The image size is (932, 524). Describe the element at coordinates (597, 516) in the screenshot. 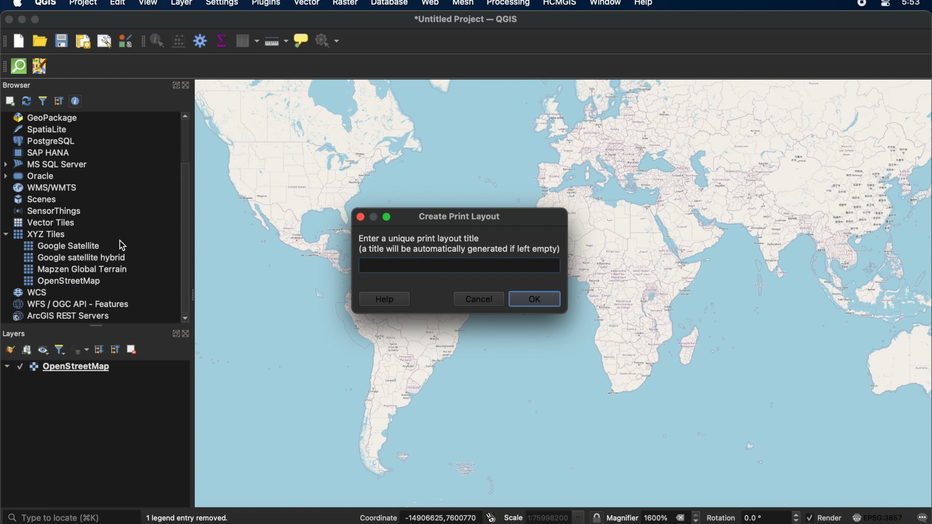

I see `lock scale` at that location.